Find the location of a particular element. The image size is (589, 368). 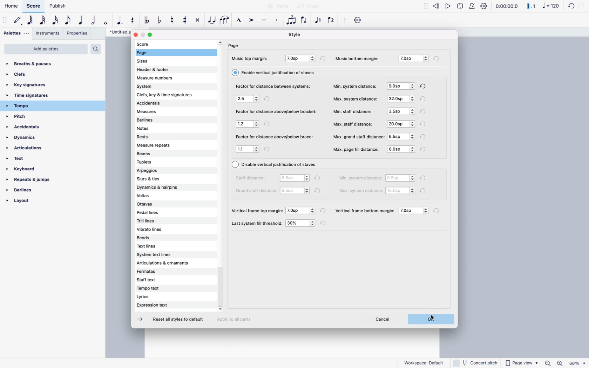

barlines is located at coordinates (160, 121).